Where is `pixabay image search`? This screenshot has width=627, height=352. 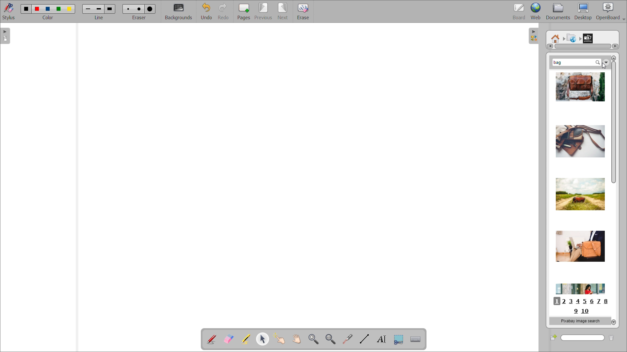 pixabay image search is located at coordinates (579, 321).